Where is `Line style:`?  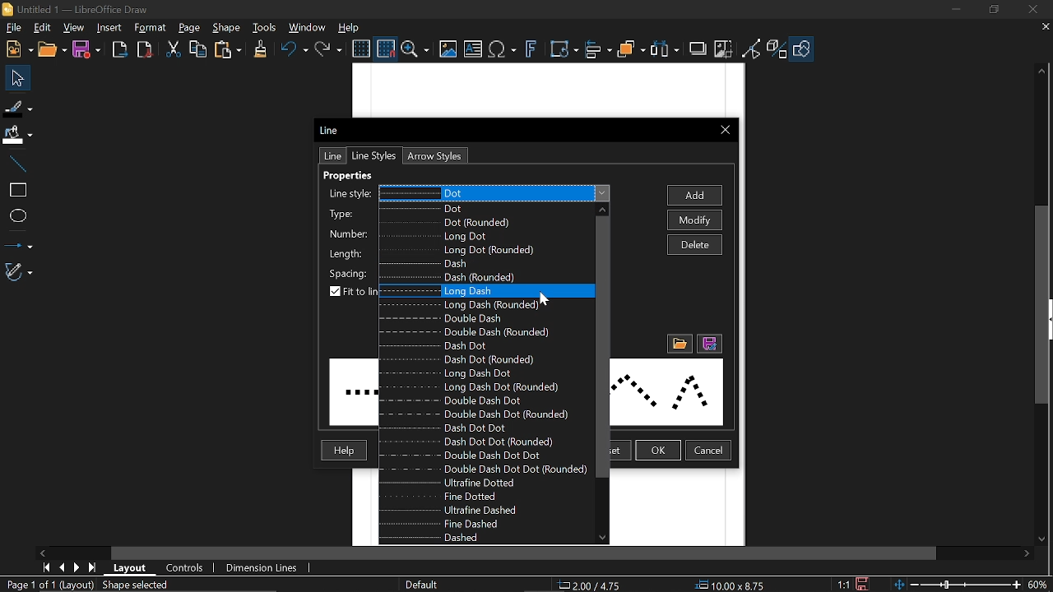 Line style: is located at coordinates (349, 194).